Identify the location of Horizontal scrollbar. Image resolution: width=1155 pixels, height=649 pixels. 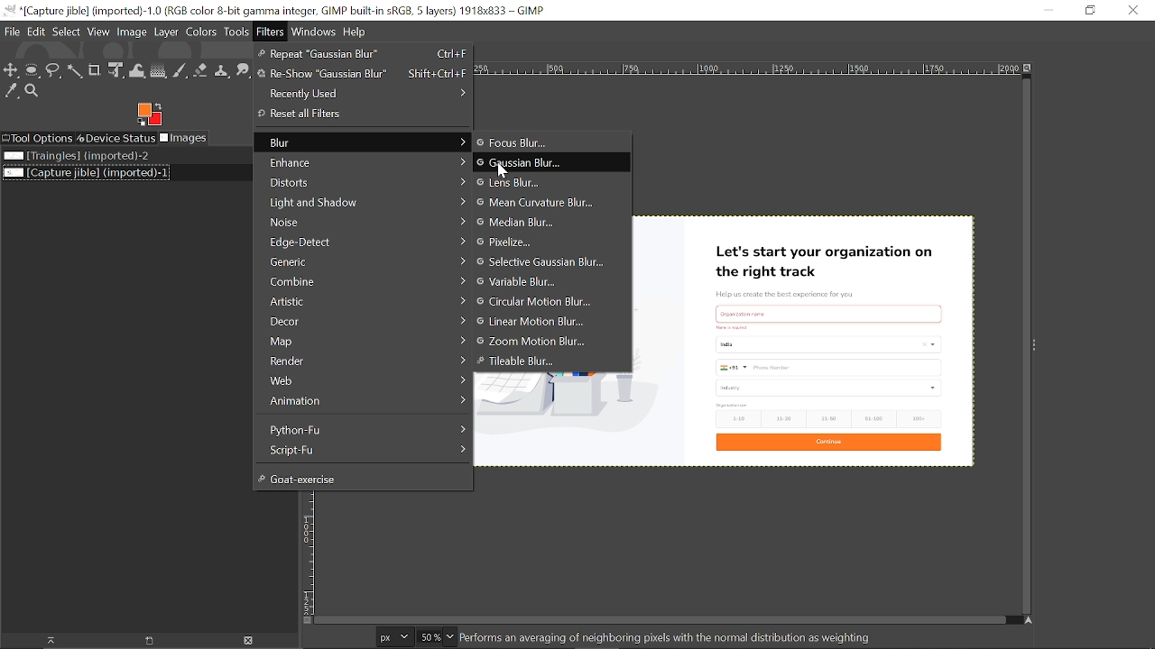
(660, 620).